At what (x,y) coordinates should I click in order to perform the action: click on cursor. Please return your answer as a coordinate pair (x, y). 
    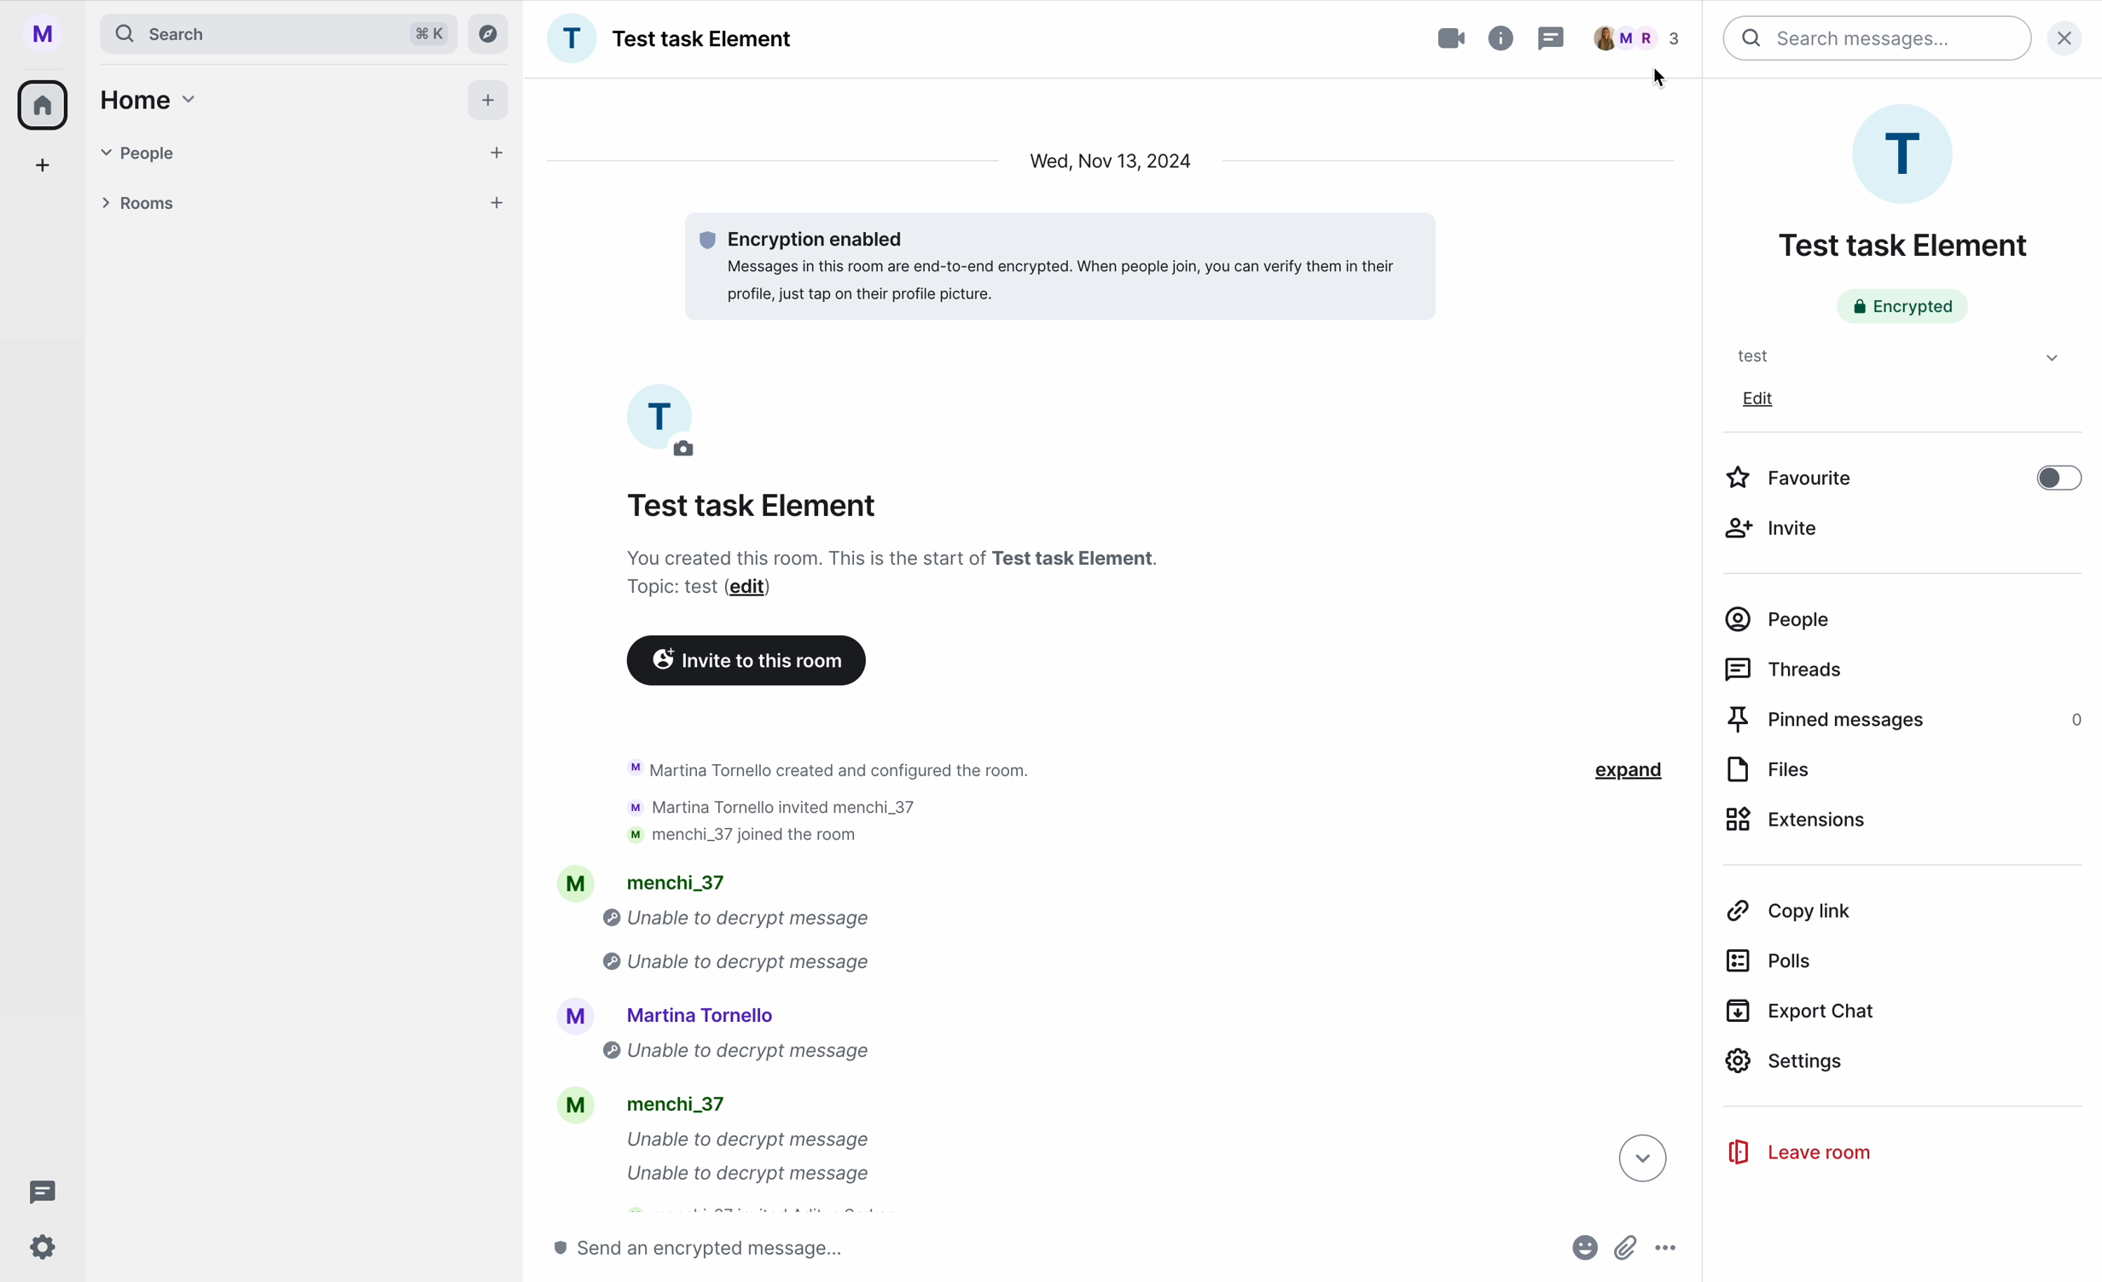
    Looking at the image, I should click on (1662, 78).